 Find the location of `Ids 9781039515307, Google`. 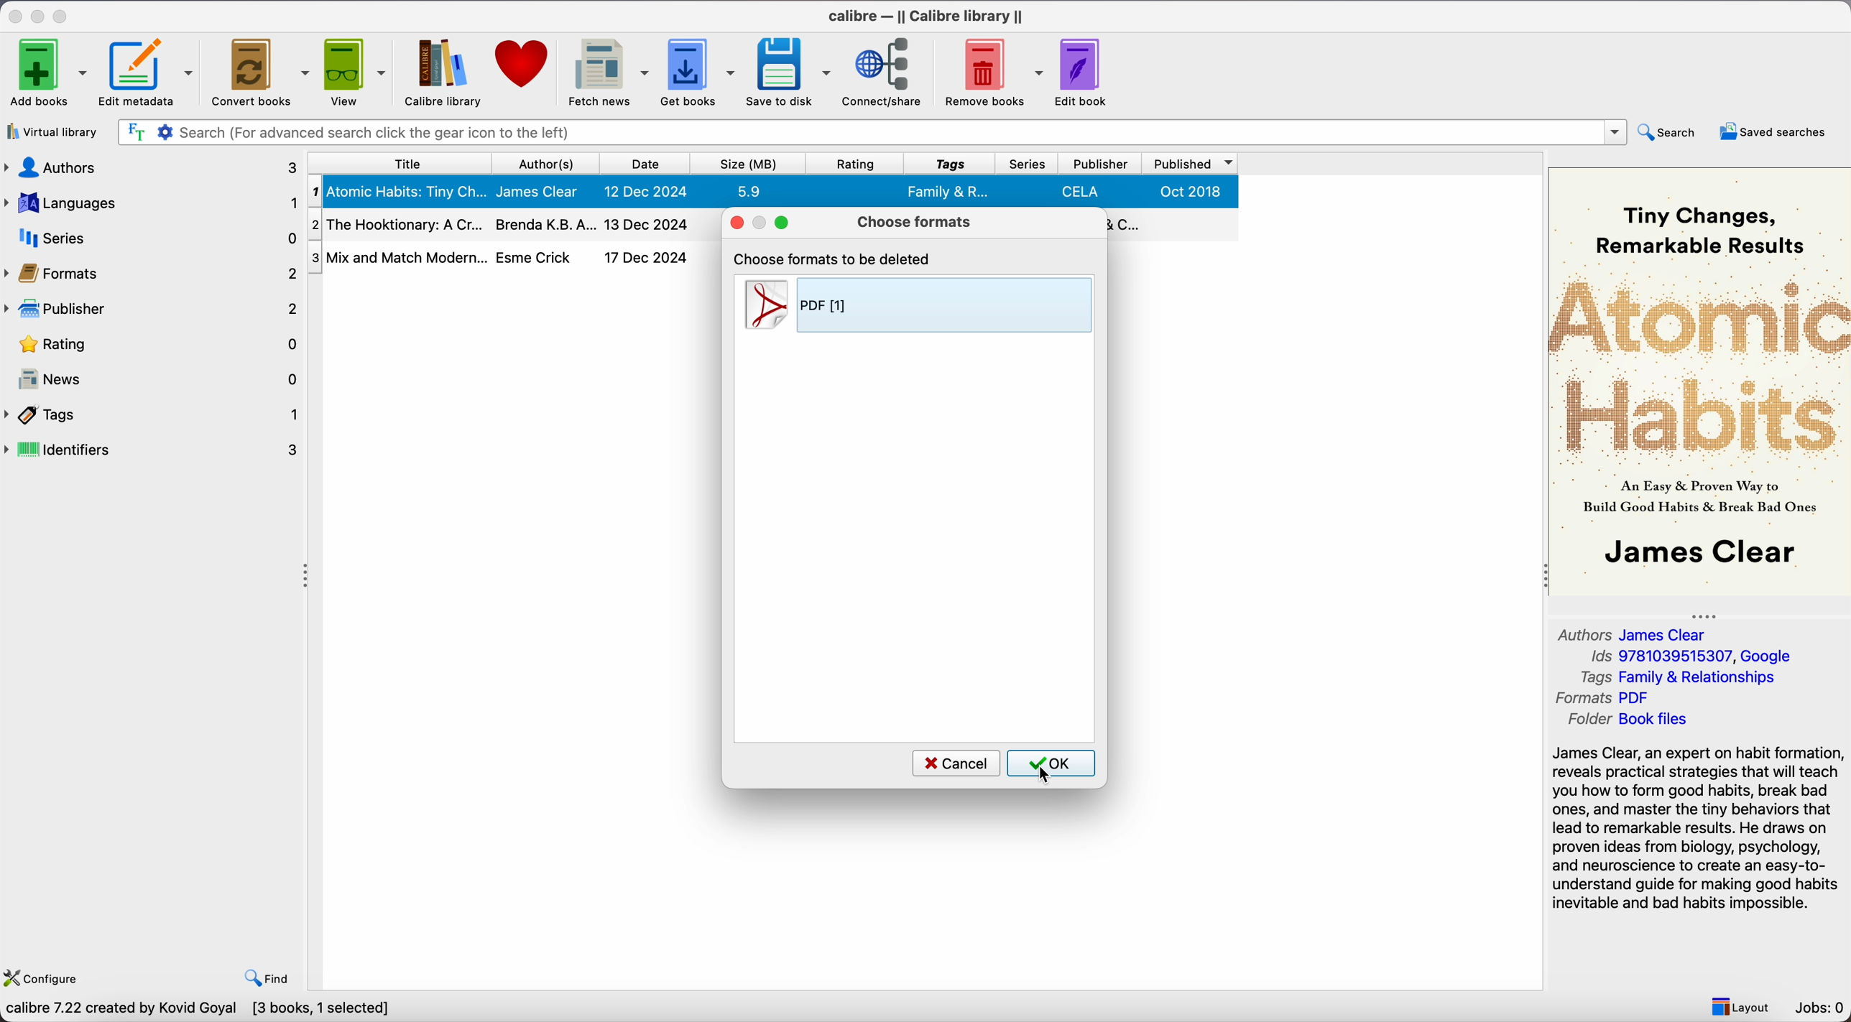

Ids 9781039515307, Google is located at coordinates (1686, 656).